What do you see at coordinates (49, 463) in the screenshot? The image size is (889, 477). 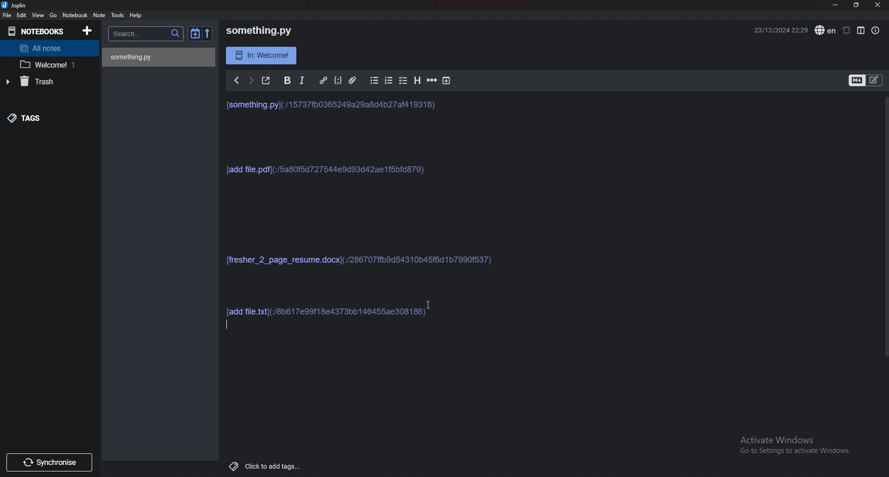 I see `Synchronize` at bounding box center [49, 463].